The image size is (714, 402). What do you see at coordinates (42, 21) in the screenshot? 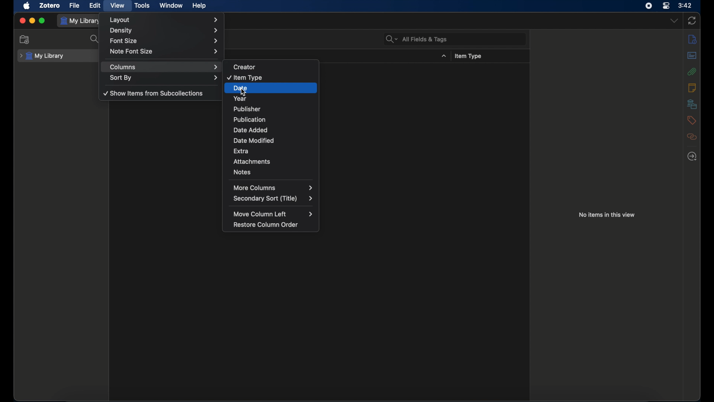
I see `maximize` at bounding box center [42, 21].